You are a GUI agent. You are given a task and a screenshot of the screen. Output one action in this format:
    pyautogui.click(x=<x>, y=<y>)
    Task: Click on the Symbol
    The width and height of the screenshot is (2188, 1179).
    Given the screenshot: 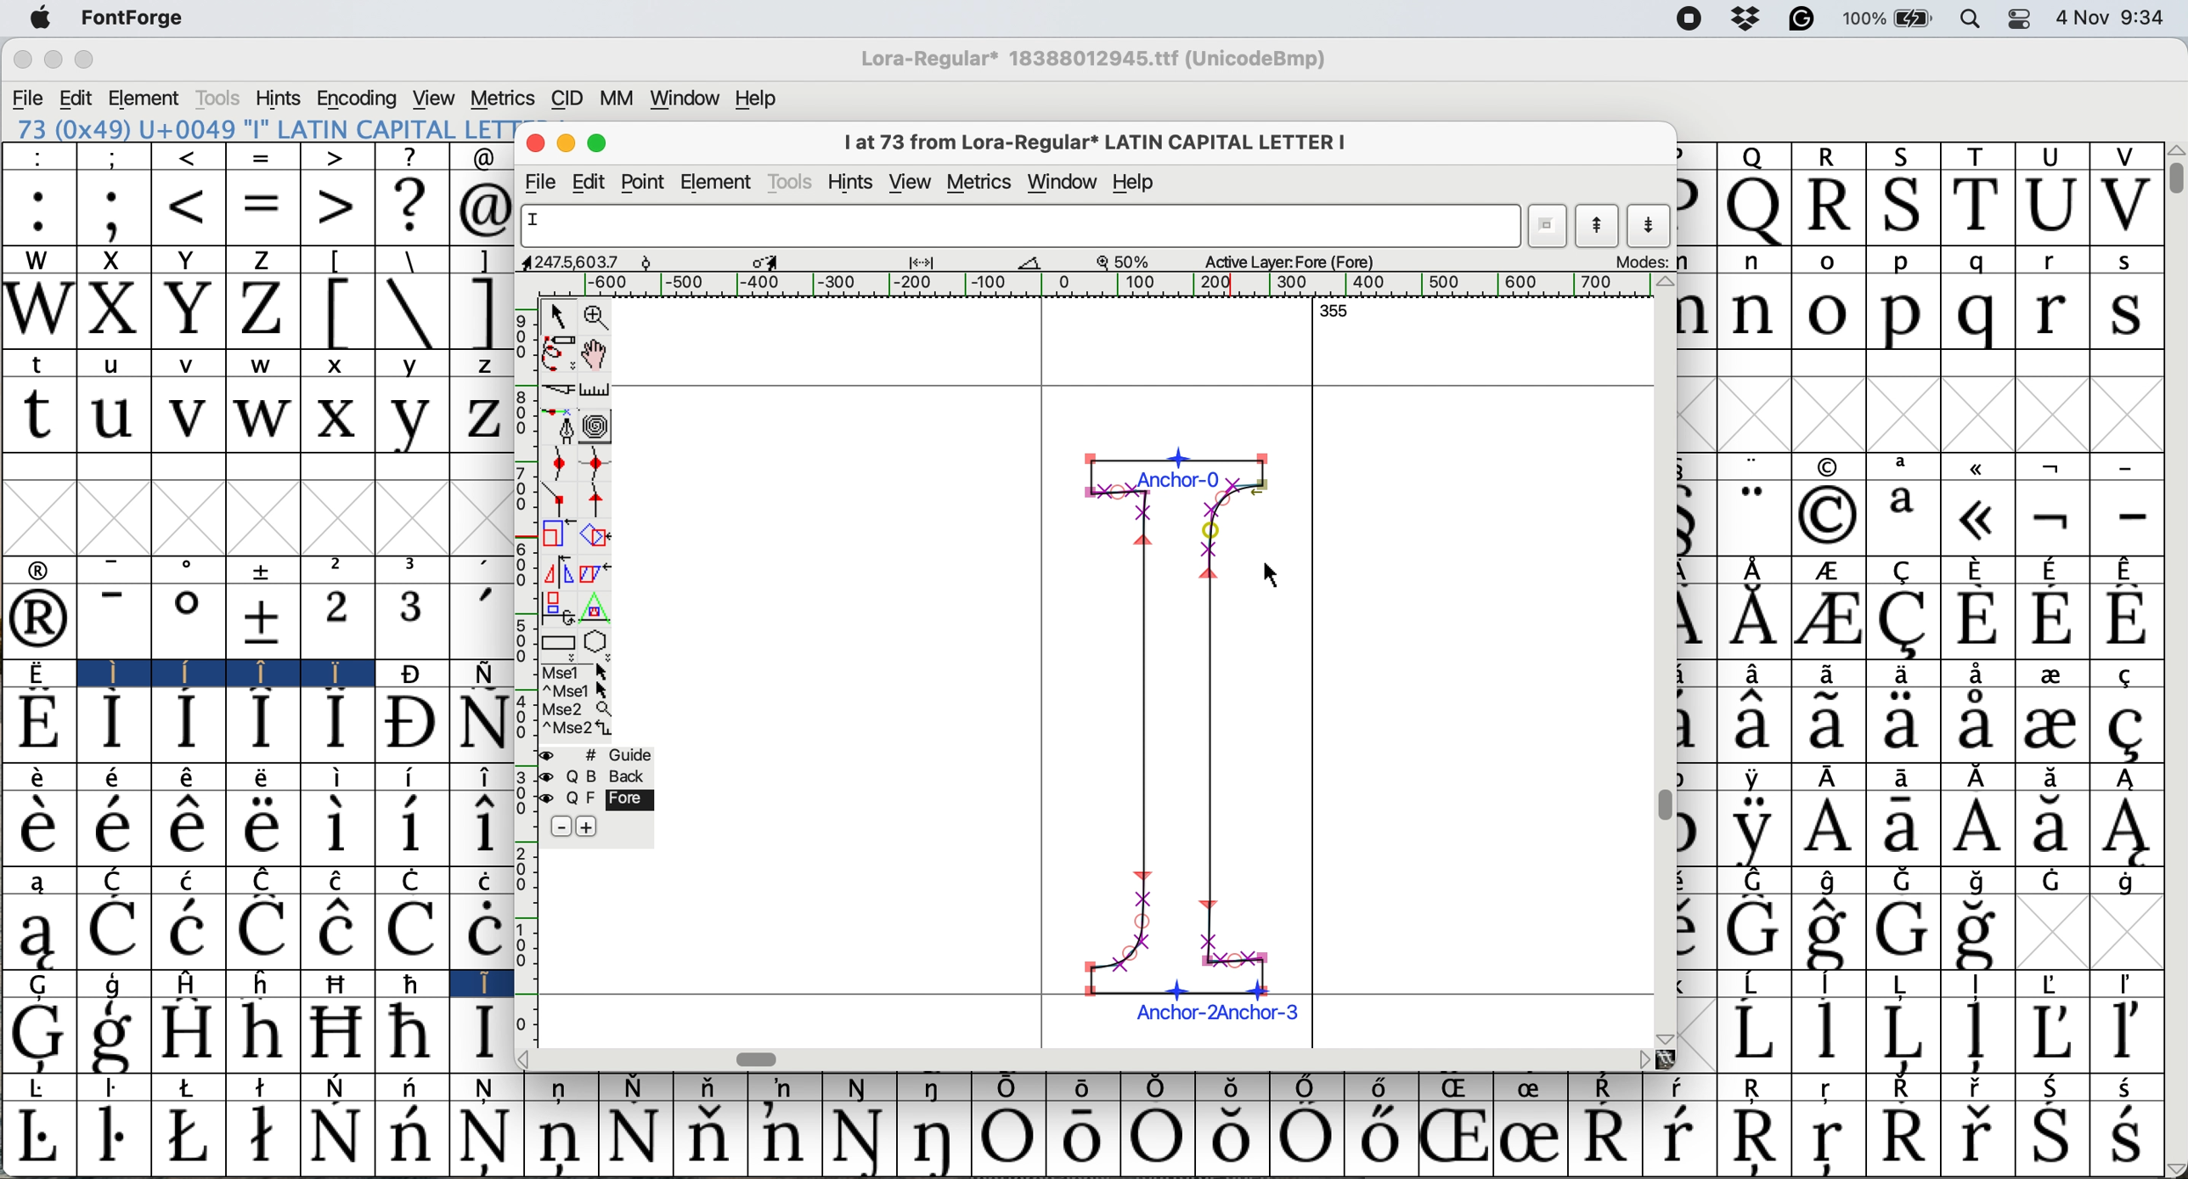 What is the action you would take?
    pyautogui.click(x=479, y=829)
    